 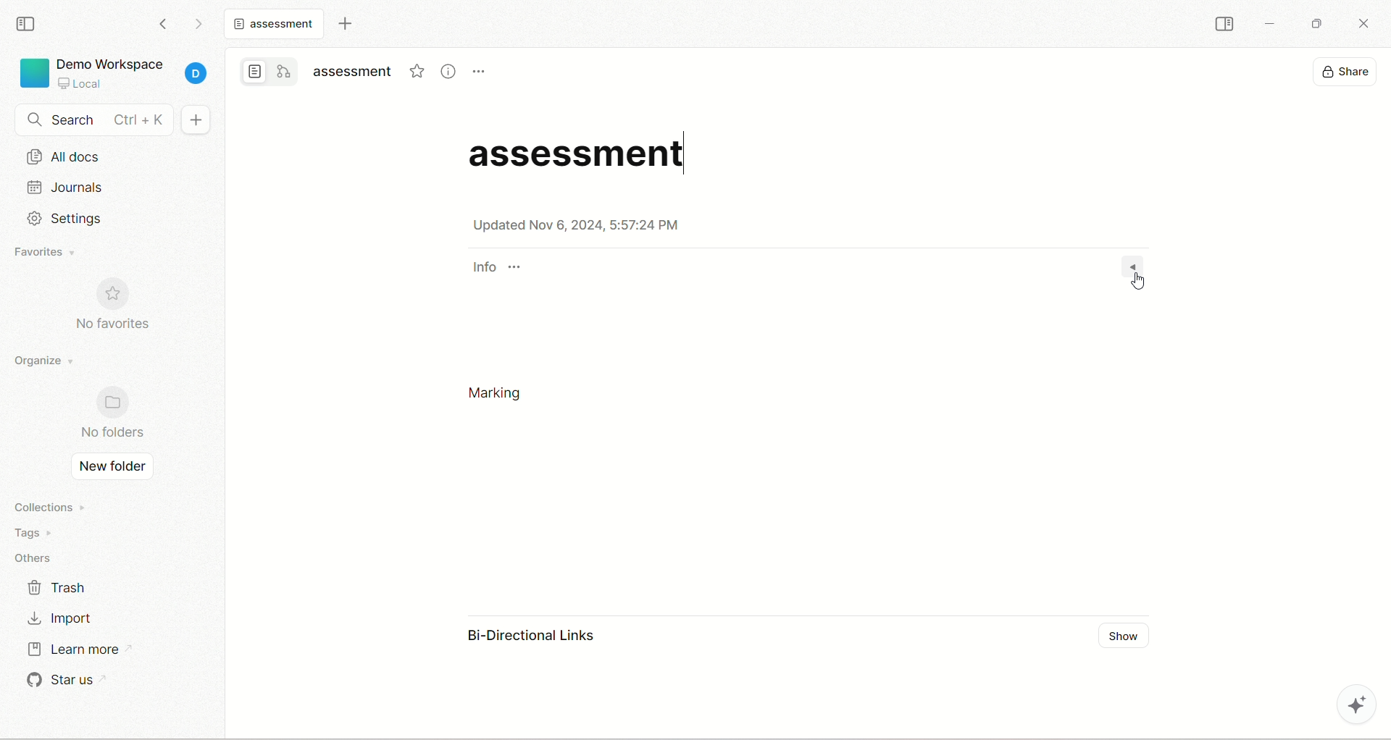 What do you see at coordinates (285, 71) in the screenshot?
I see `edgeless mode` at bounding box center [285, 71].